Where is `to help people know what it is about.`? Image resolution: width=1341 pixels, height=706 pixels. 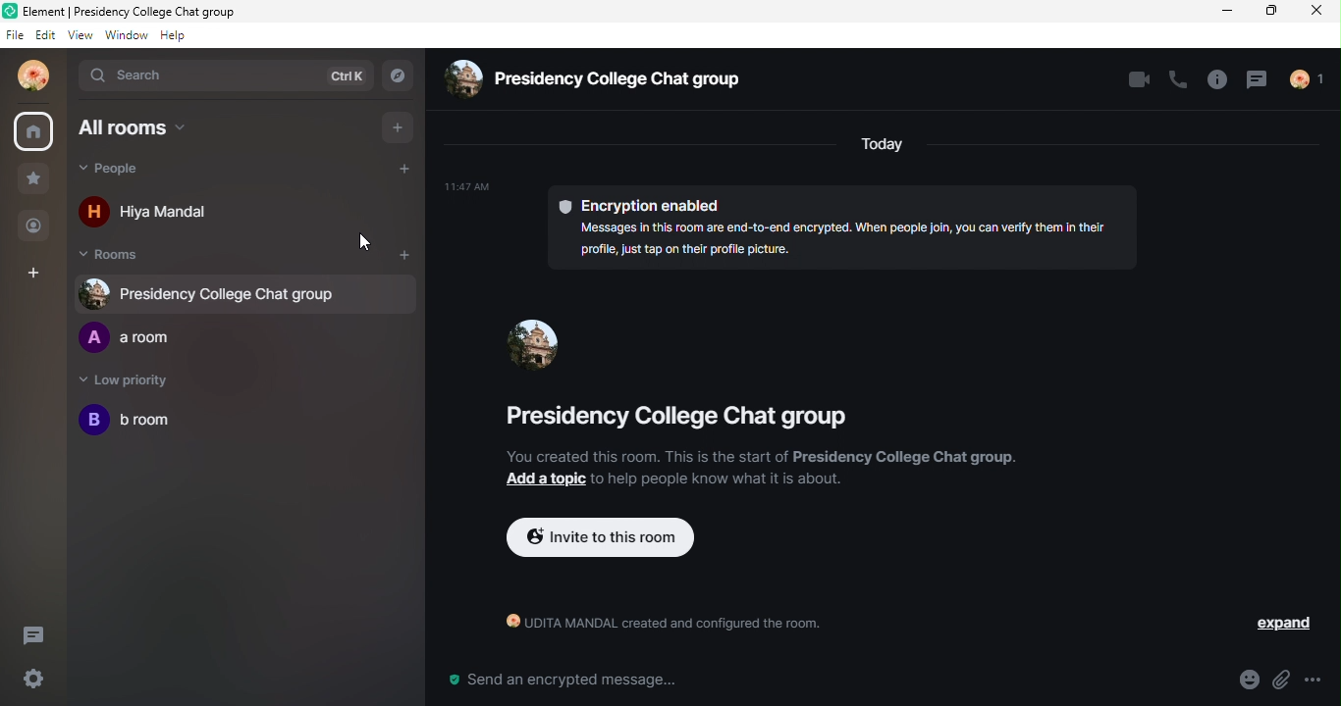
to help people know what it is about. is located at coordinates (720, 479).